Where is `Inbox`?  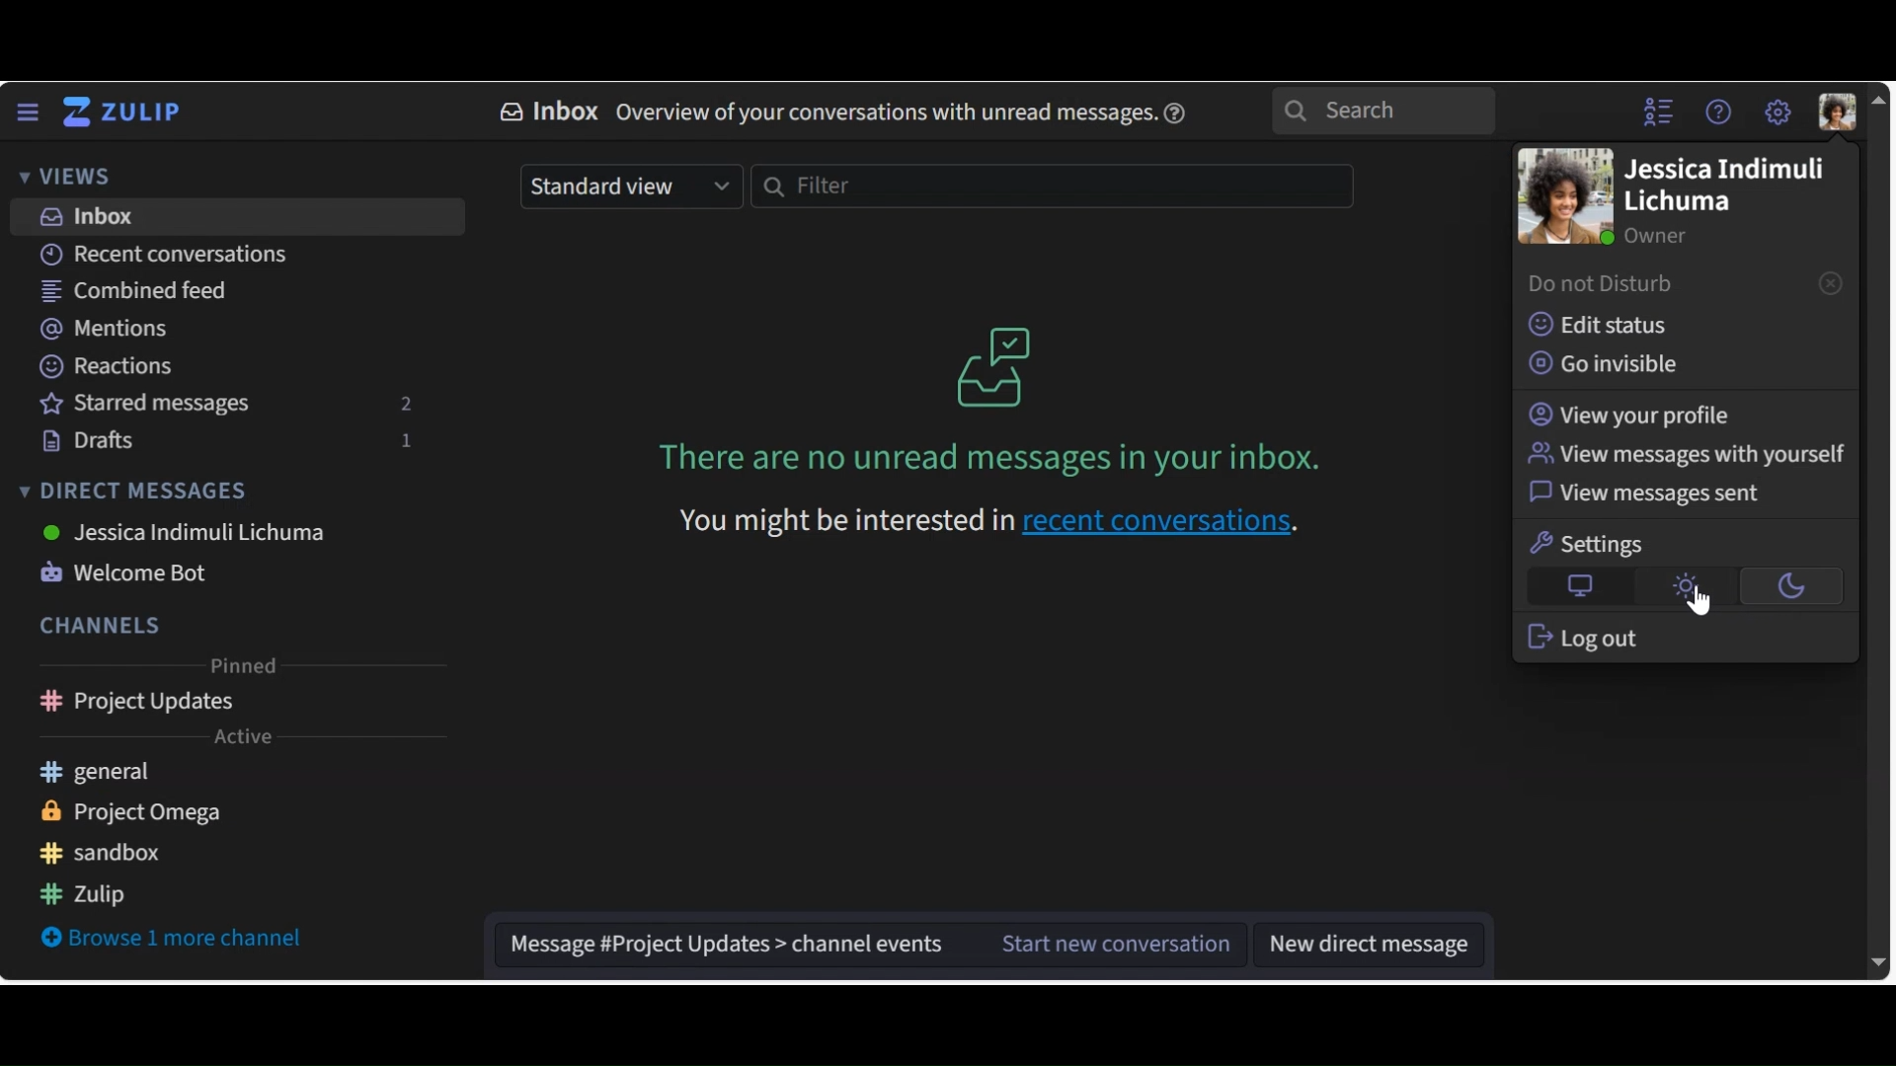
Inbox is located at coordinates (239, 217).